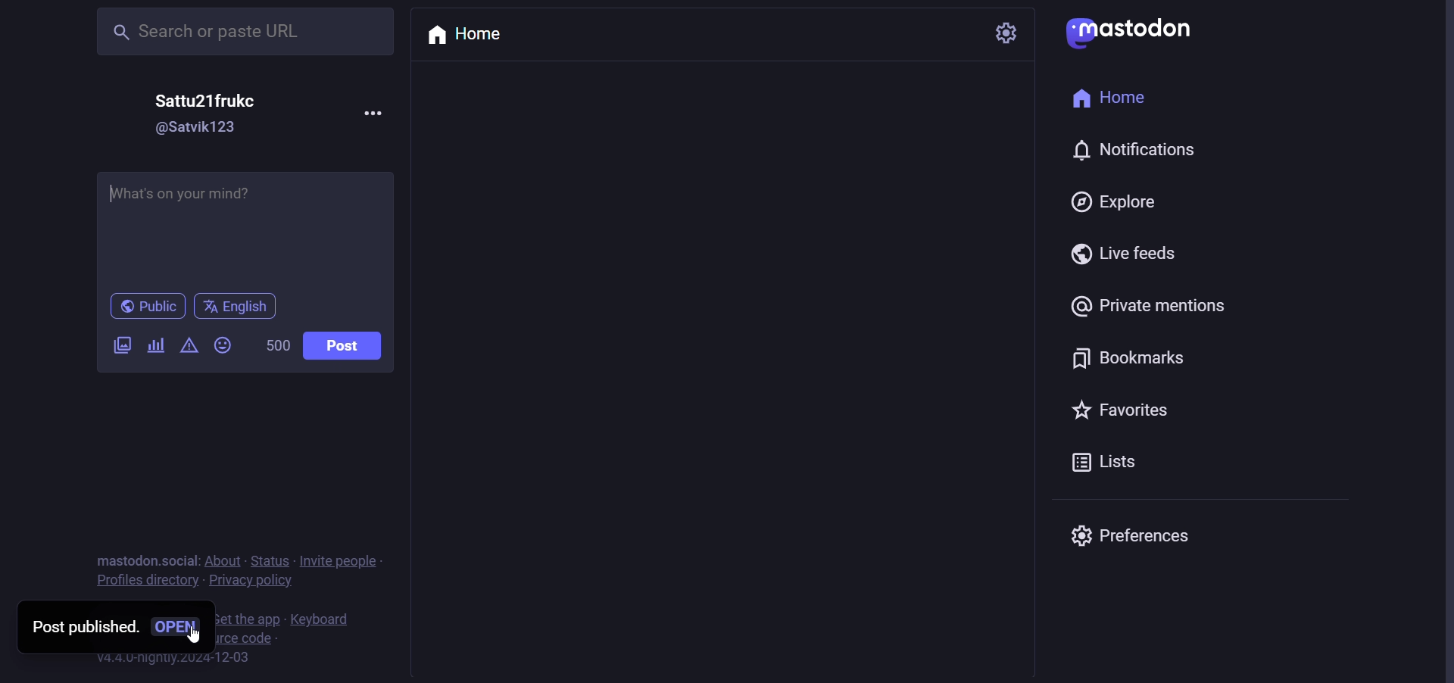  What do you see at coordinates (198, 633) in the screenshot?
I see `cursor` at bounding box center [198, 633].